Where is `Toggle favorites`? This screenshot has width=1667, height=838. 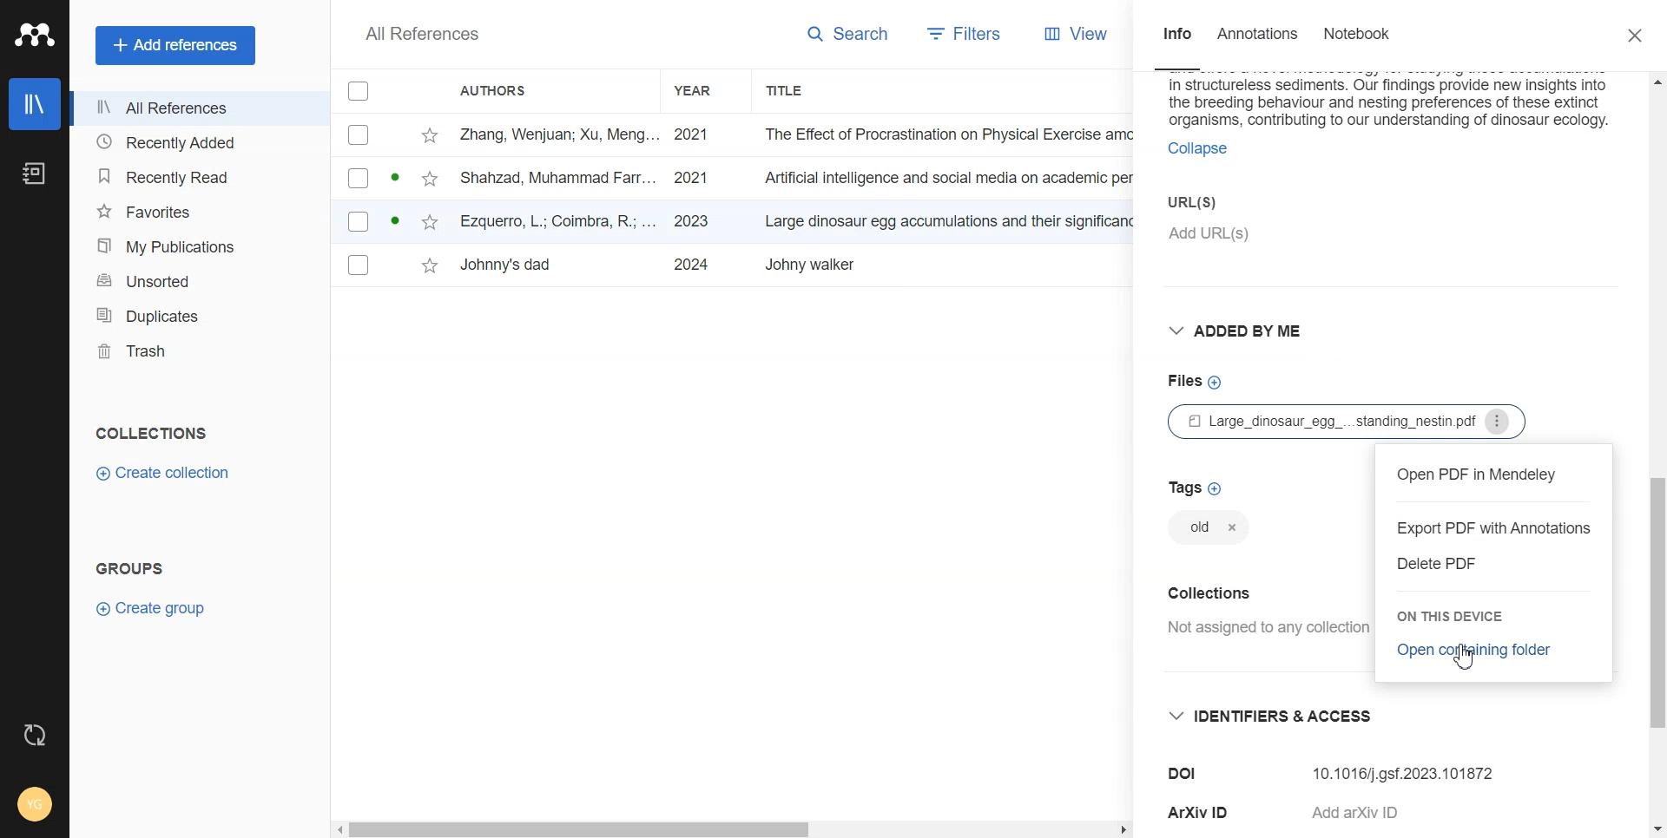
Toggle favorites is located at coordinates (431, 178).